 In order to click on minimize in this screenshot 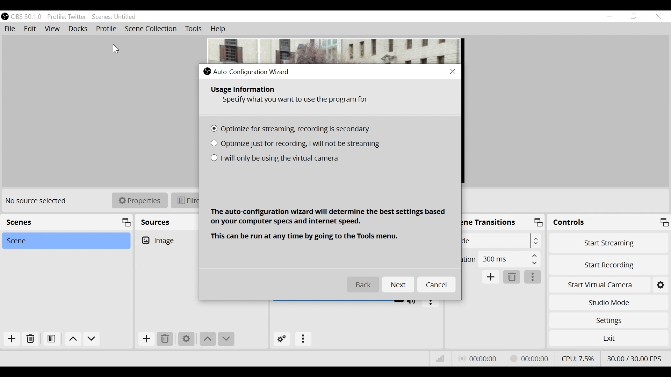, I will do `click(609, 17)`.